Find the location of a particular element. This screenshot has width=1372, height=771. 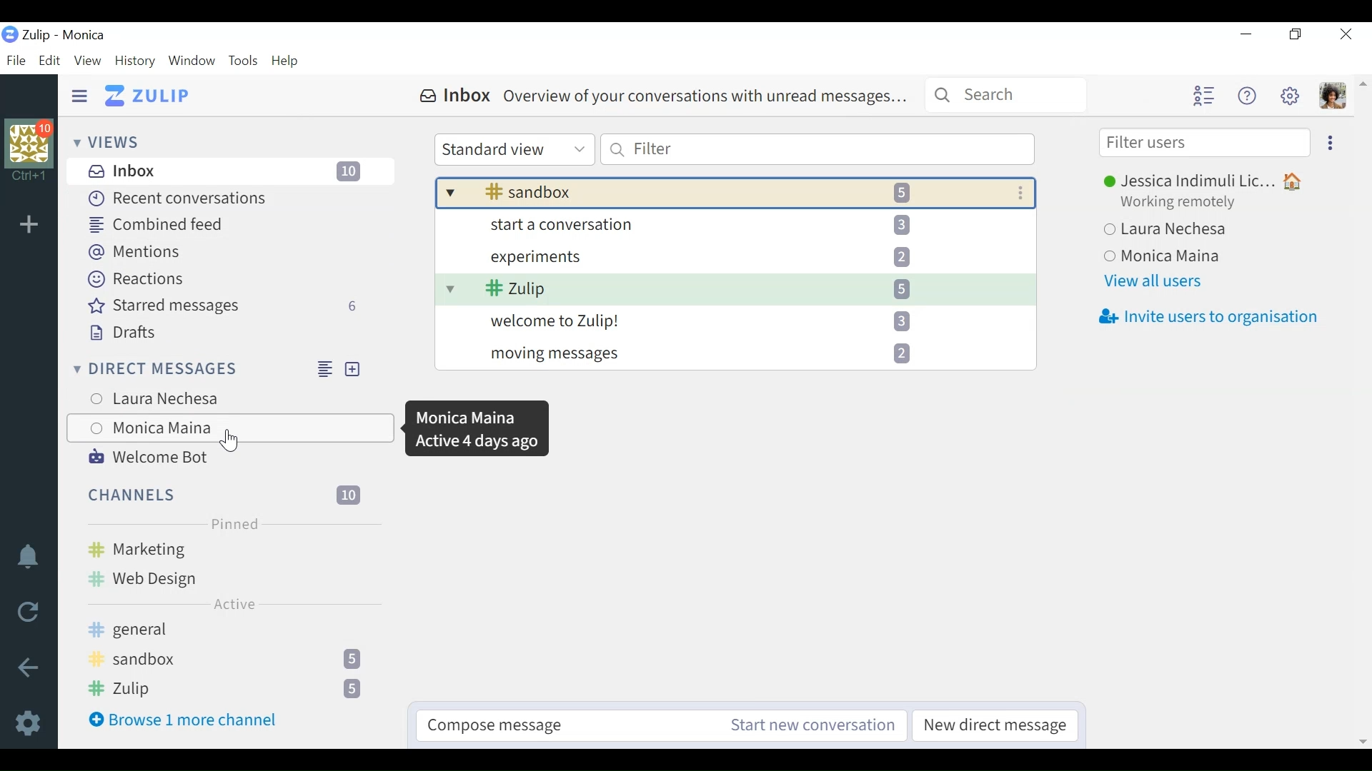

Ctrl+1 shortcut is located at coordinates (29, 176).